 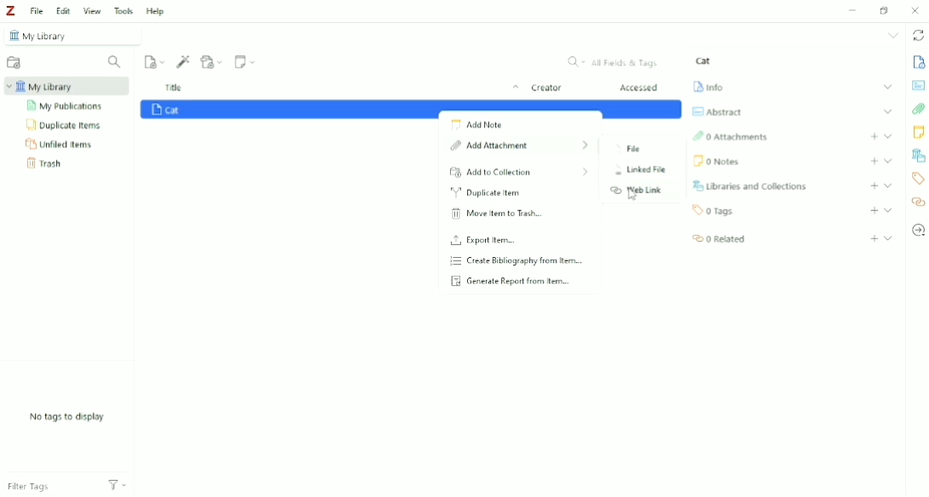 I want to click on All Fields & Tags, so click(x=614, y=62).